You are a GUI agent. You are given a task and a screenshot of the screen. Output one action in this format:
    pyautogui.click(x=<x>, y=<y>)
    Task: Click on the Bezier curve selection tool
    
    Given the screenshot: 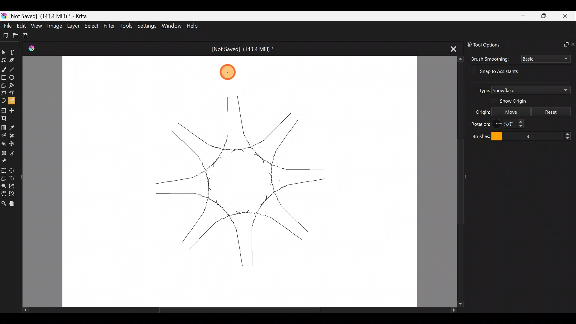 What is the action you would take?
    pyautogui.click(x=4, y=194)
    